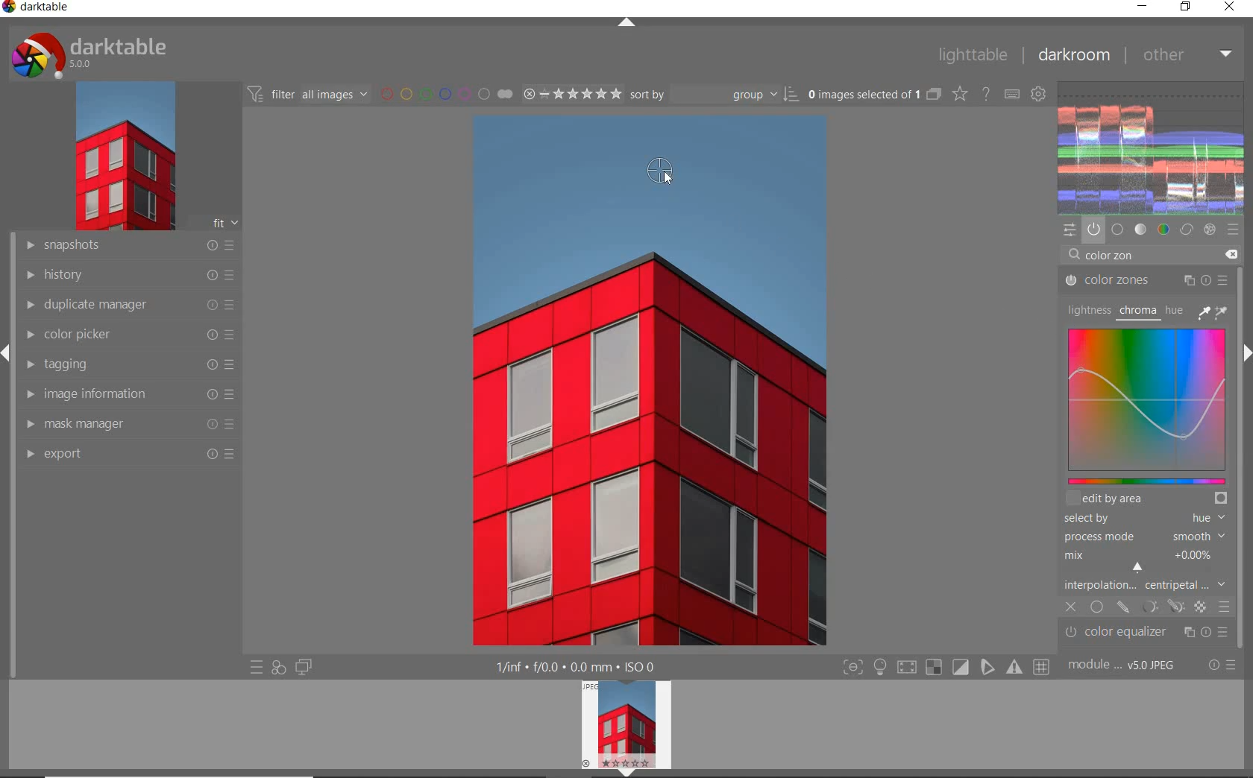  Describe the element at coordinates (1211, 230) in the screenshot. I see `effect` at that location.